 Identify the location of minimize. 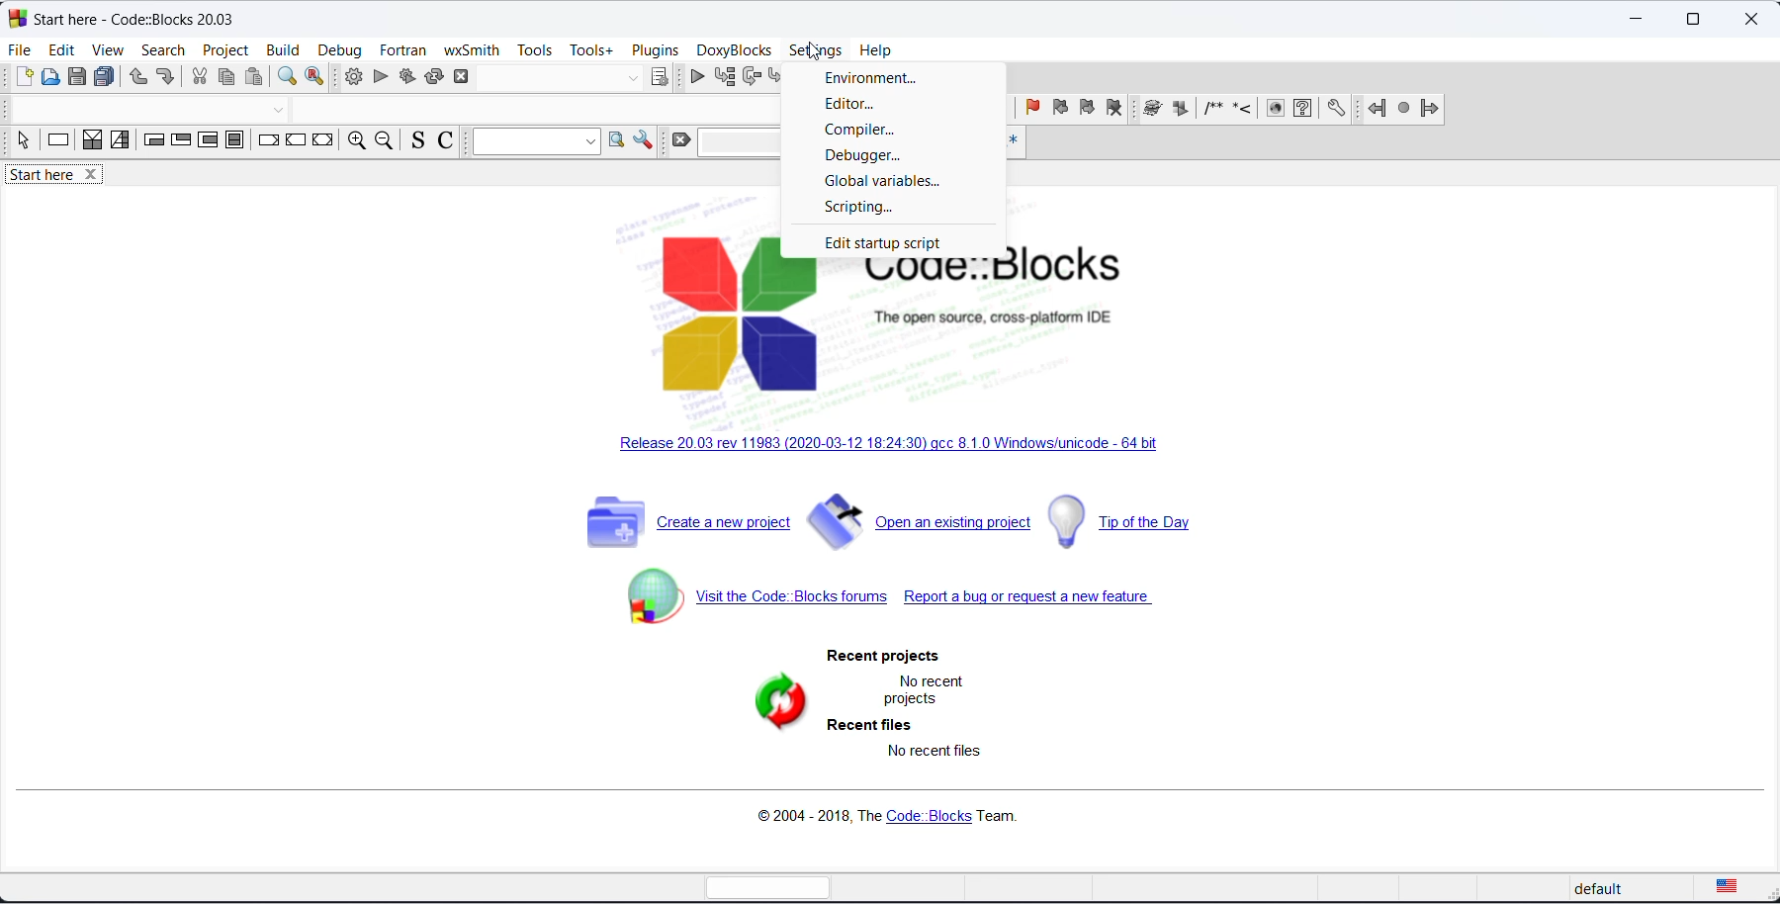
(1637, 20).